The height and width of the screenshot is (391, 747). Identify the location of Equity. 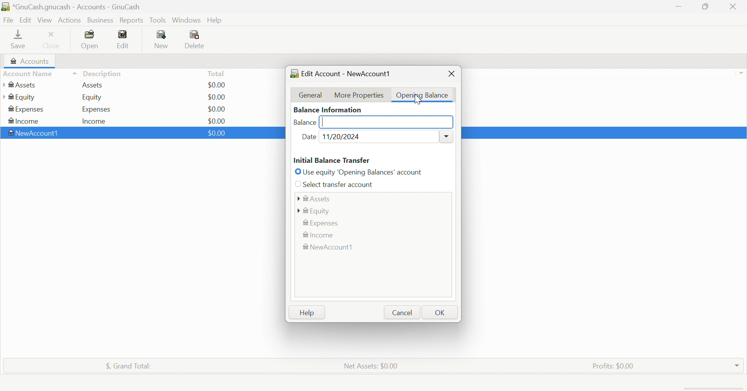
(93, 98).